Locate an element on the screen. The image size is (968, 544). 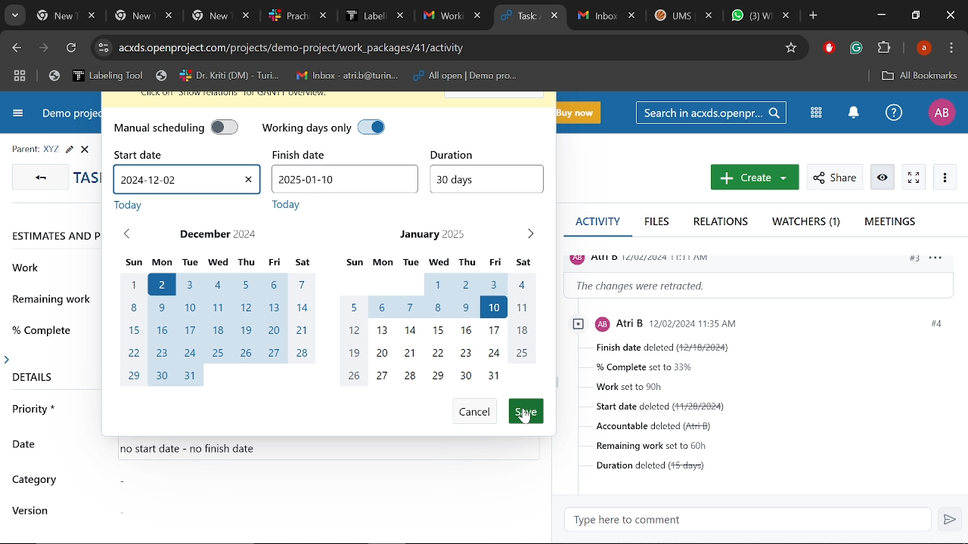
Cite info is located at coordinates (104, 48).